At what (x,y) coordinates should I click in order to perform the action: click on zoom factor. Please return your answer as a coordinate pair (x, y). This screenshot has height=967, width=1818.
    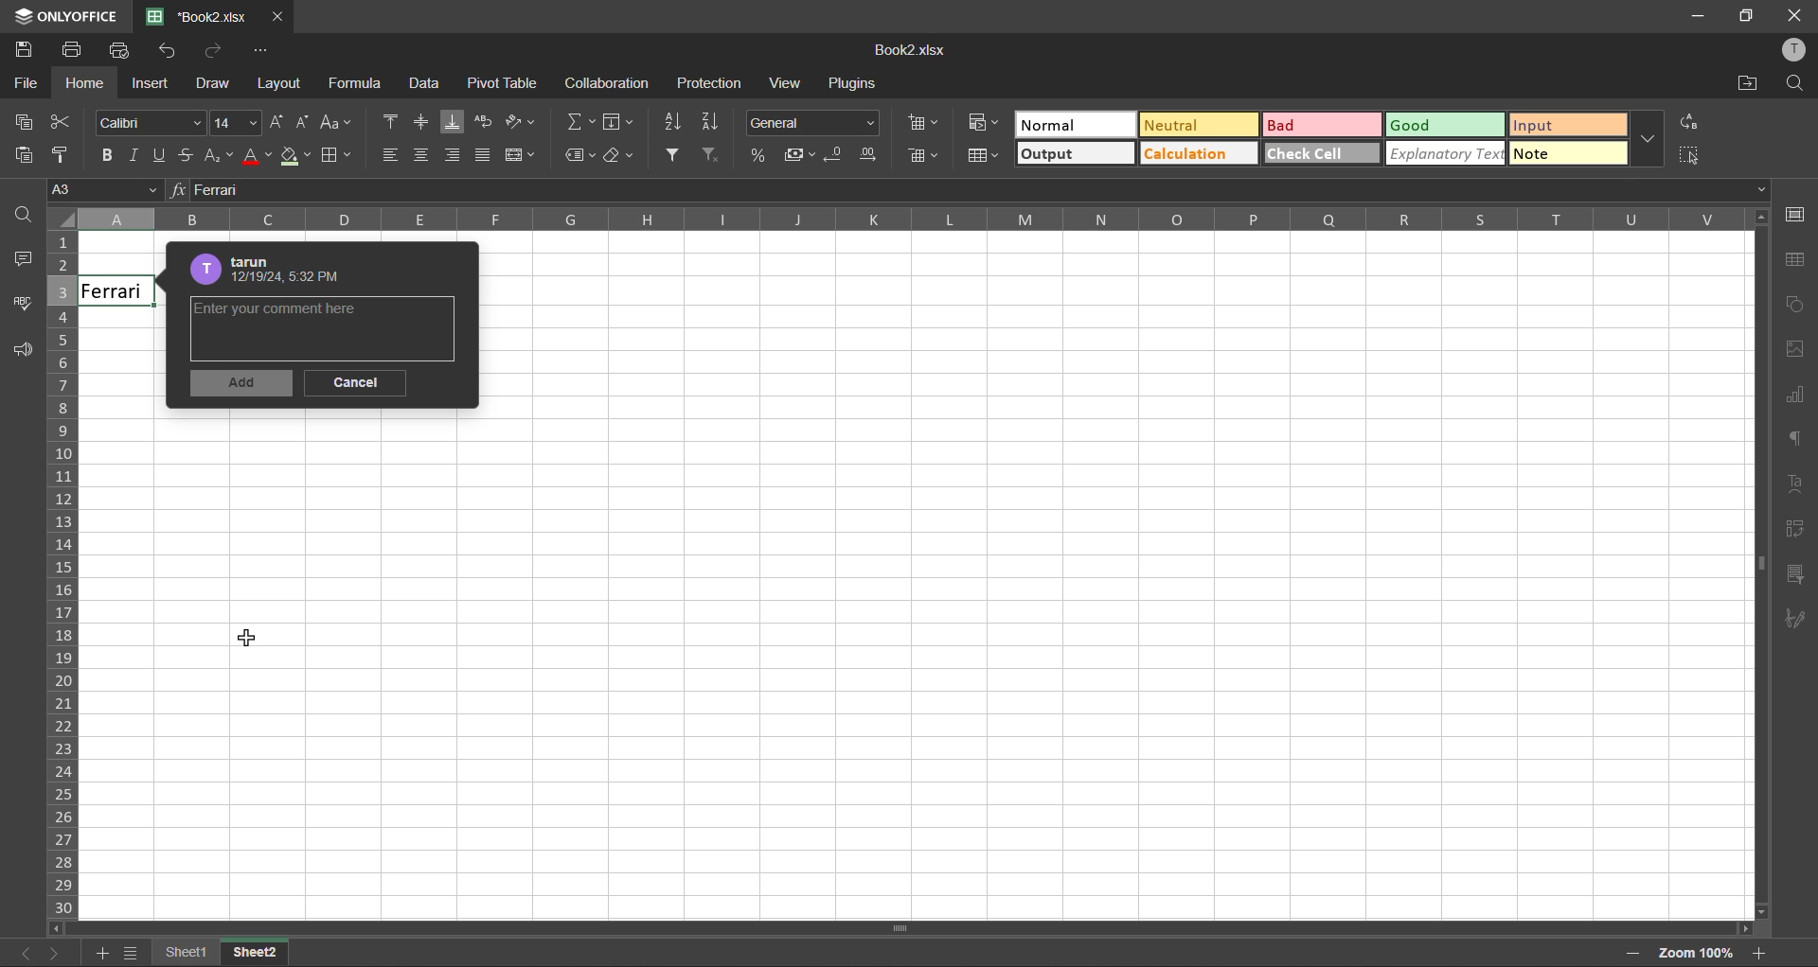
    Looking at the image, I should click on (1690, 952).